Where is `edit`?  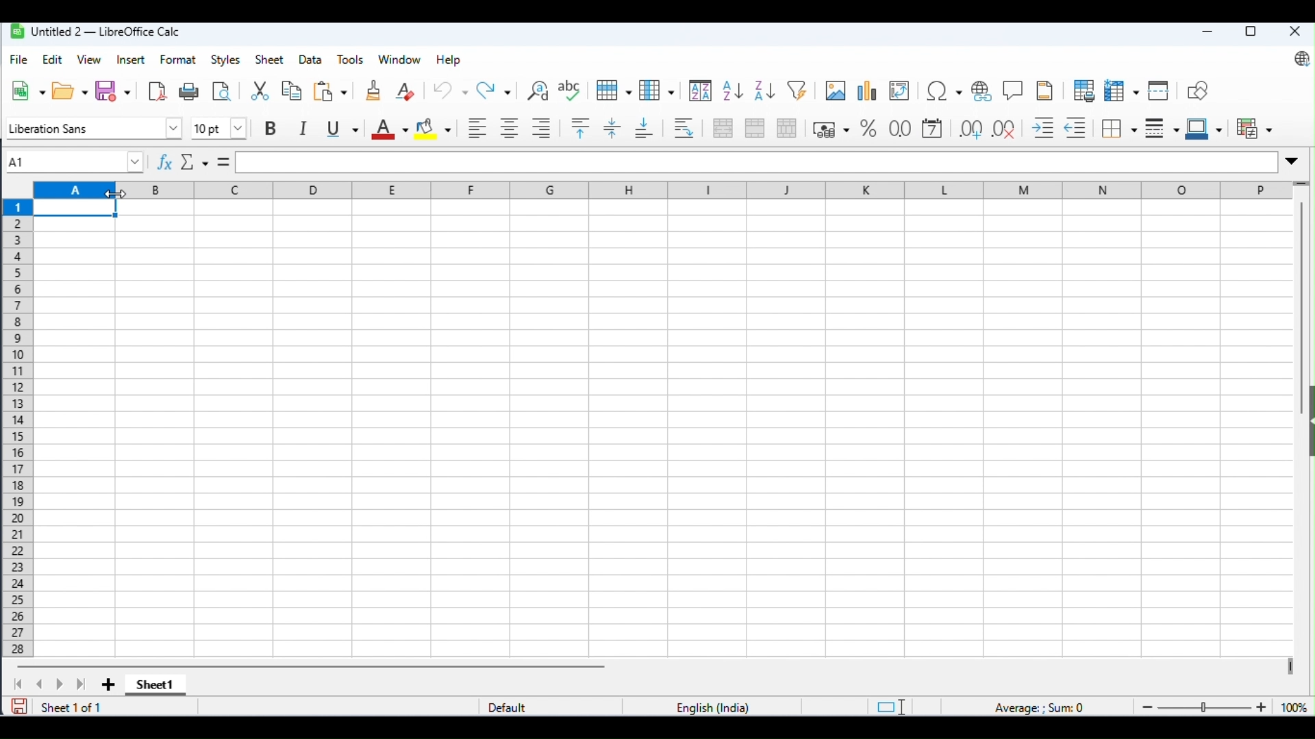
edit is located at coordinates (54, 60).